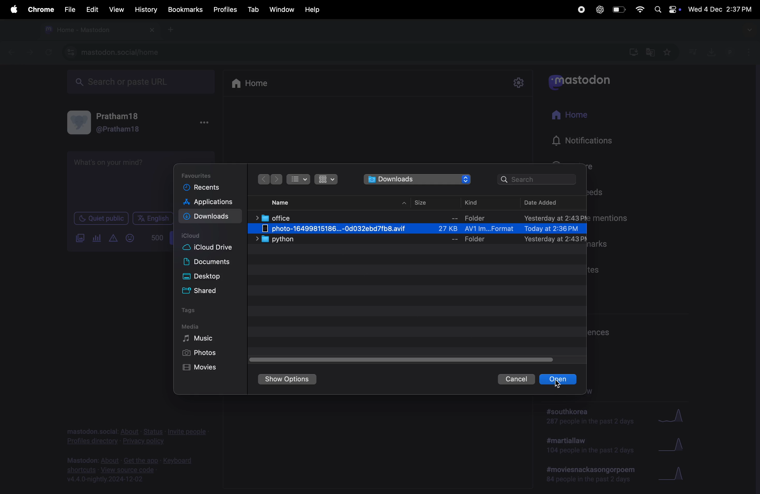 Image resolution: width=760 pixels, height=494 pixels. I want to click on music, so click(692, 51).